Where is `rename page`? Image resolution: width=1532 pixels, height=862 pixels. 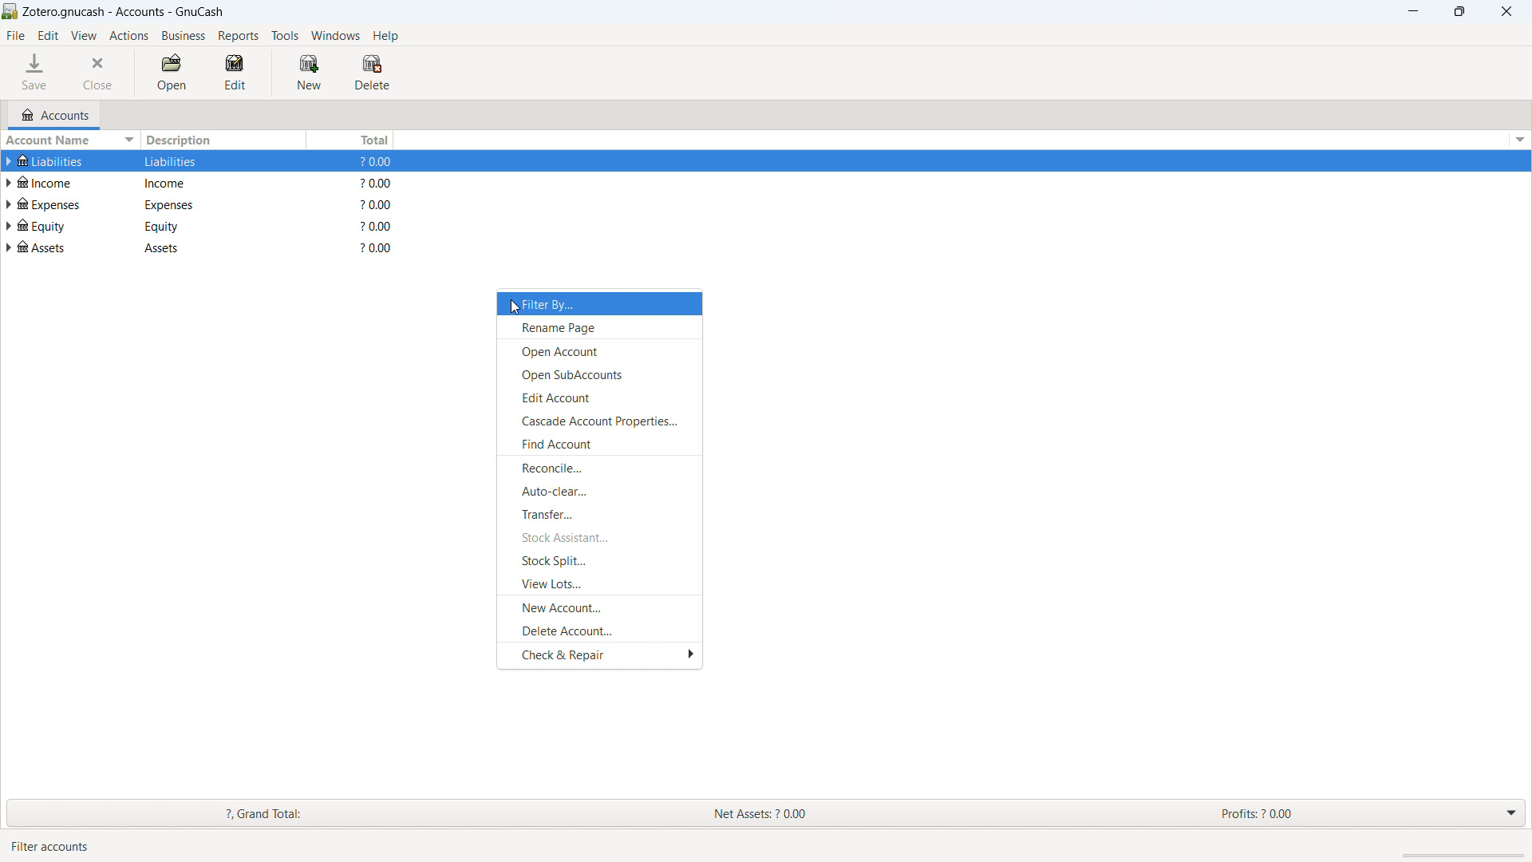 rename page is located at coordinates (598, 330).